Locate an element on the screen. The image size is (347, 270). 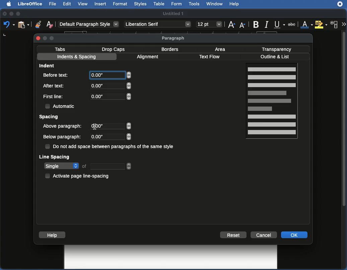
extensions is located at coordinates (341, 7).